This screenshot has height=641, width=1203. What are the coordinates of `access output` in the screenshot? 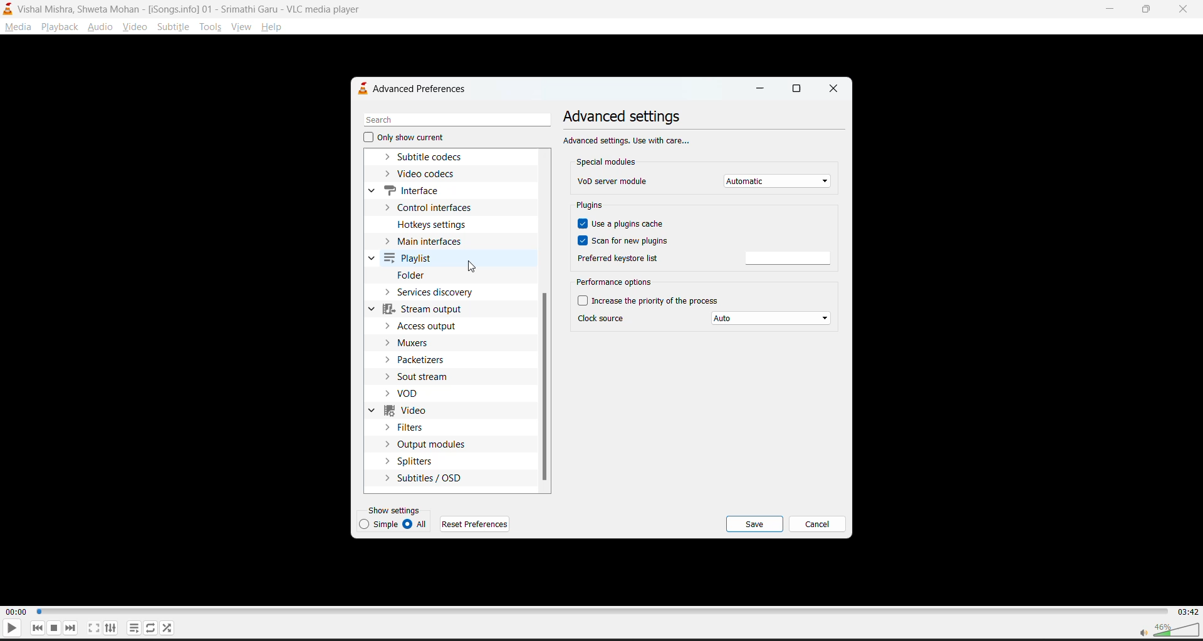 It's located at (424, 327).